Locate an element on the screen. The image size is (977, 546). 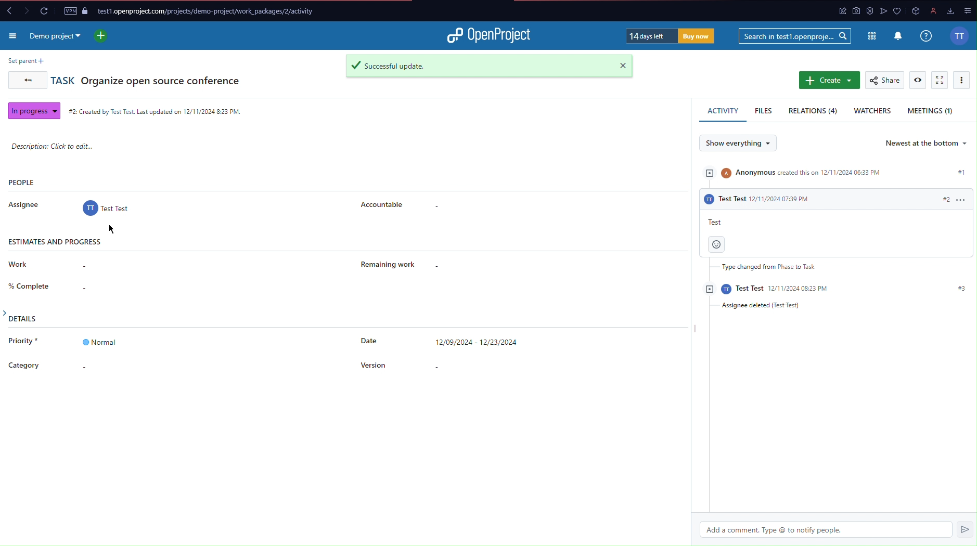
Type changed from Phase to Task is located at coordinates (773, 266).